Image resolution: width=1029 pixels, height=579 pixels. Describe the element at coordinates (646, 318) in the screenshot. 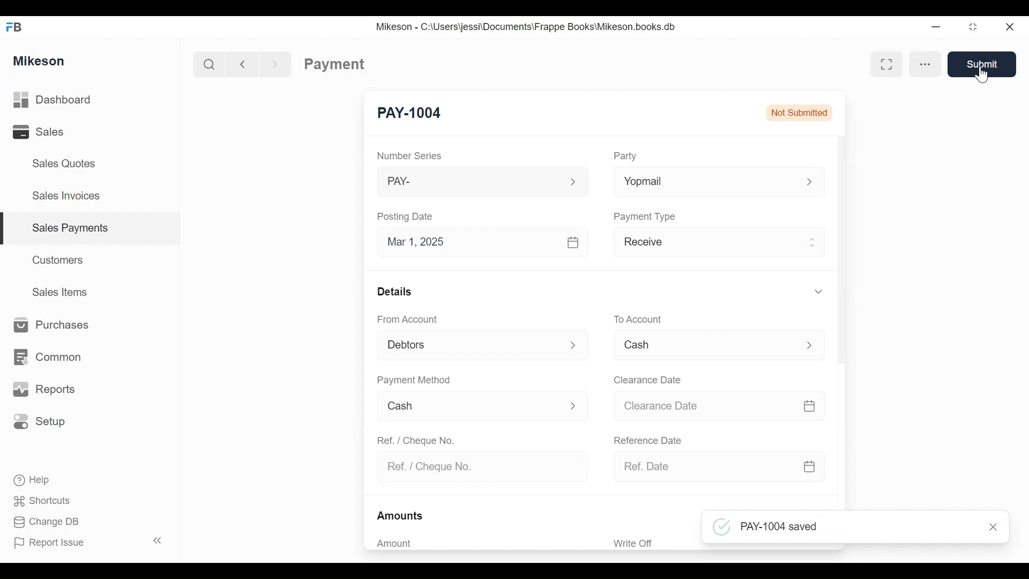

I see `To account` at that location.